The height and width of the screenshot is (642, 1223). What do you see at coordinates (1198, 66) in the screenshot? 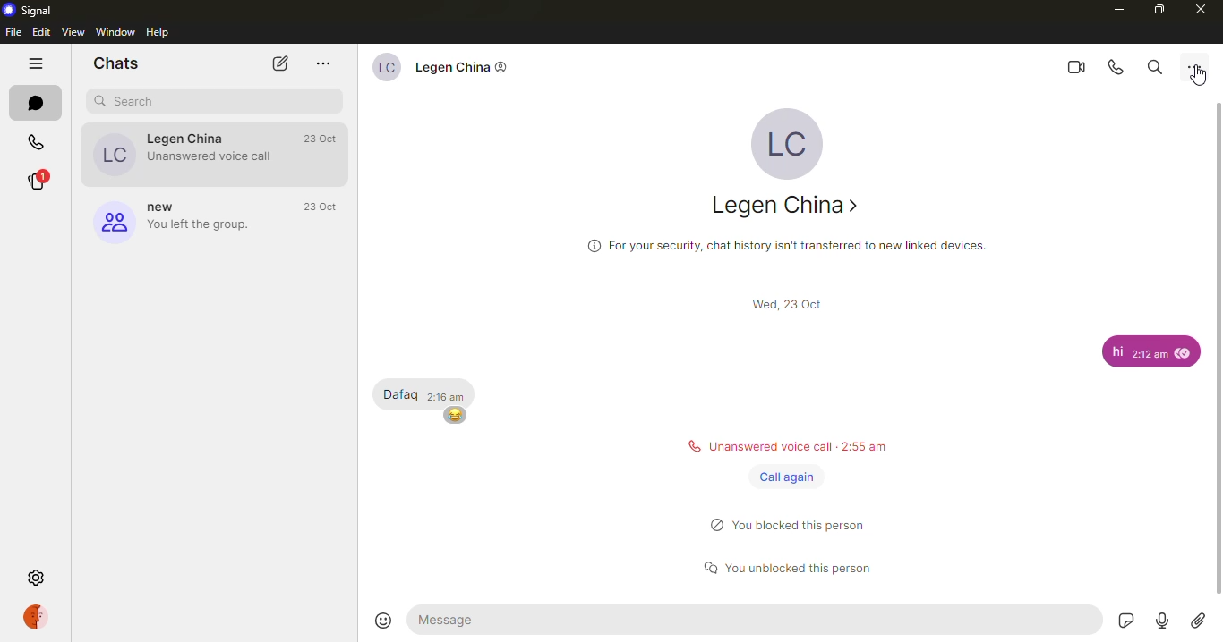
I see `more` at bounding box center [1198, 66].